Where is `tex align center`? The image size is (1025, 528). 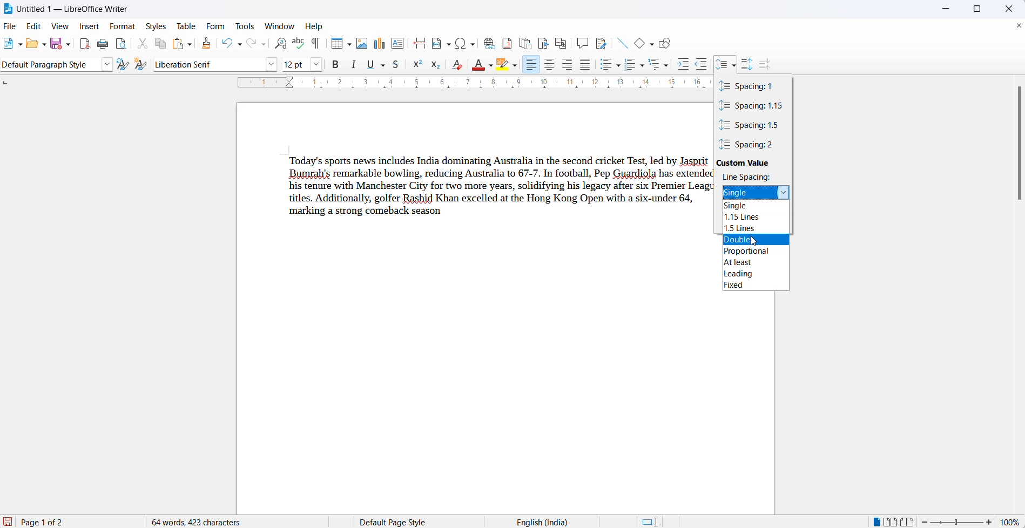
tex align center is located at coordinates (549, 65).